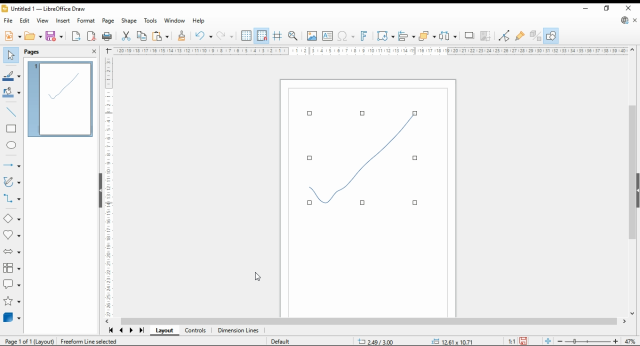 The width and height of the screenshot is (640, 346). Describe the element at coordinates (11, 284) in the screenshot. I see `callout shapes` at that location.